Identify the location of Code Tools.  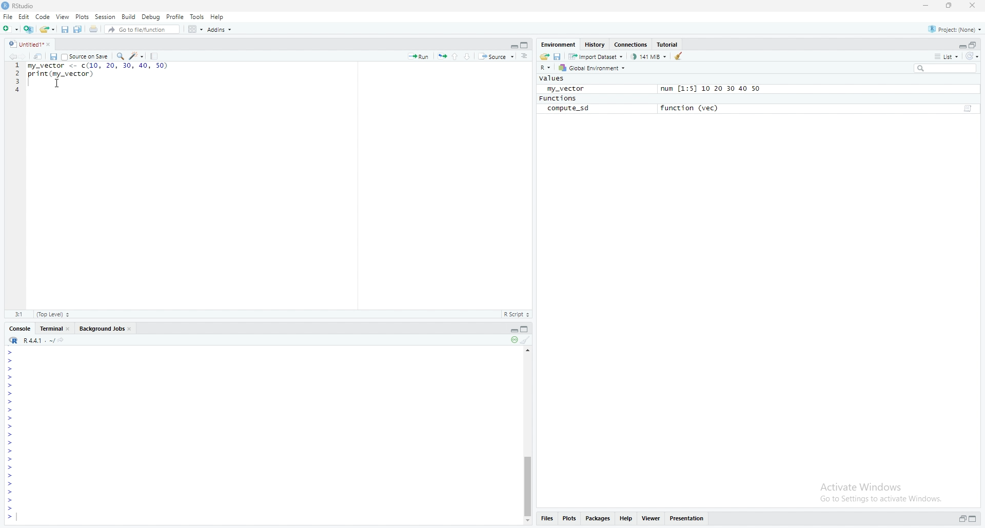
(137, 55).